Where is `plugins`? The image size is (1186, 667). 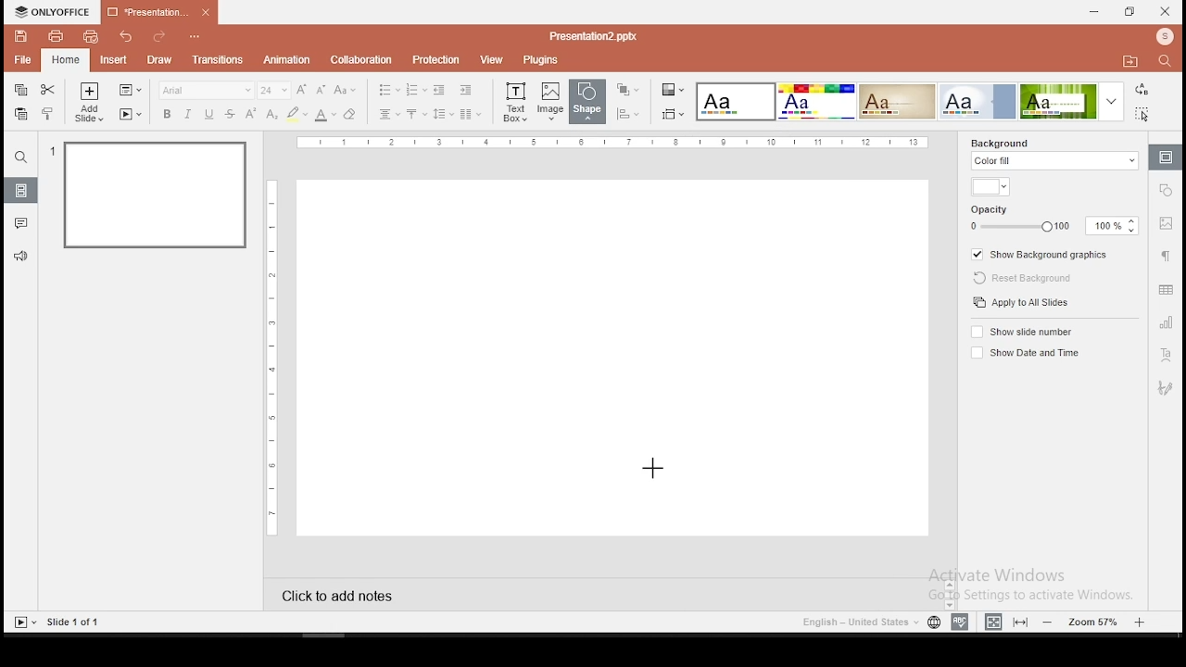 plugins is located at coordinates (541, 61).